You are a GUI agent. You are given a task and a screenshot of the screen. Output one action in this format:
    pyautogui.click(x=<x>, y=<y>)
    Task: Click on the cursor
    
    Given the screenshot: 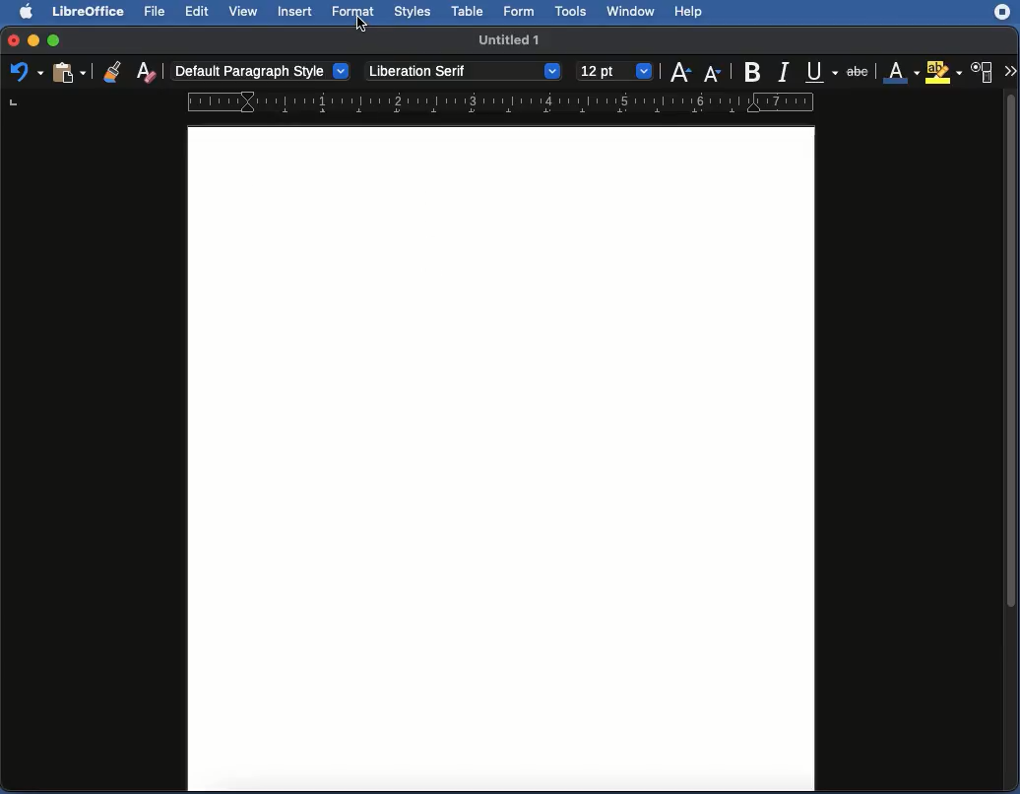 What is the action you would take?
    pyautogui.click(x=361, y=25)
    